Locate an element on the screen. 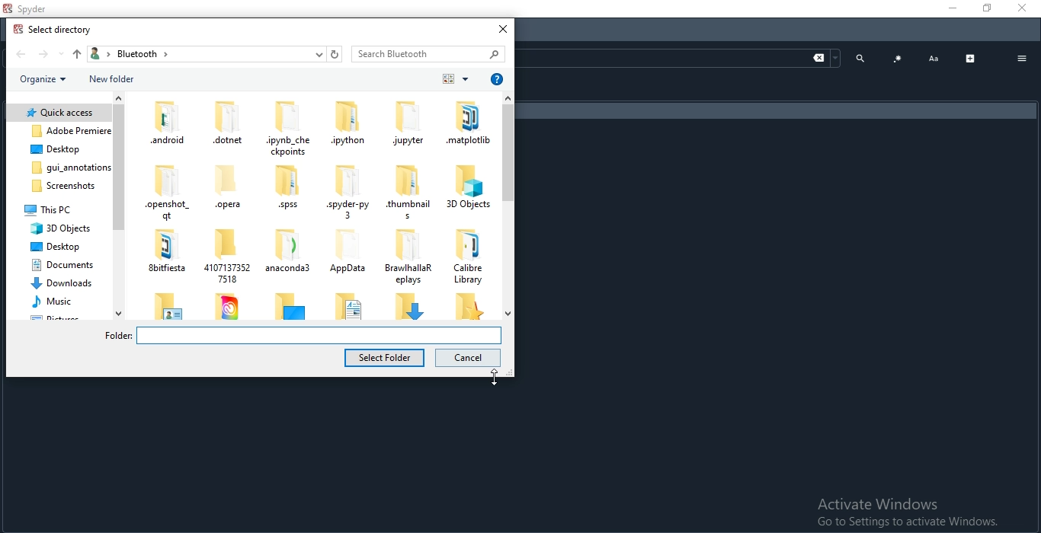  file6 is located at coordinates (59, 209).